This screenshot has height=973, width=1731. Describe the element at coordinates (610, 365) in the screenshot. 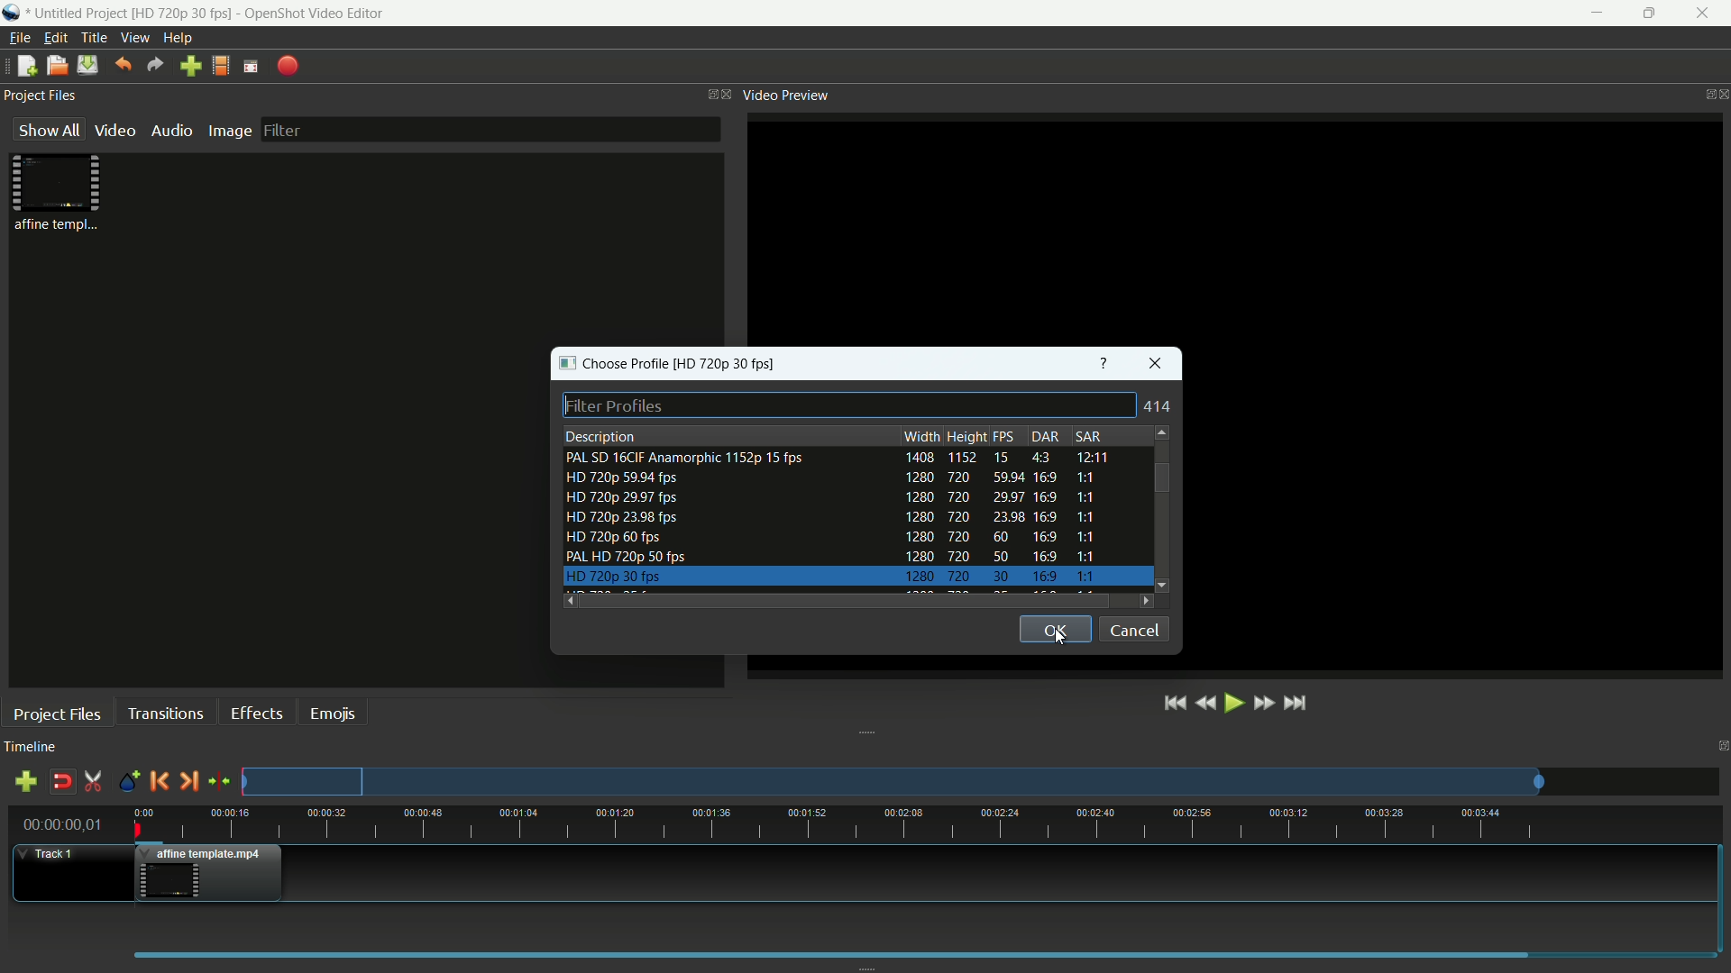

I see `choose profile` at that location.